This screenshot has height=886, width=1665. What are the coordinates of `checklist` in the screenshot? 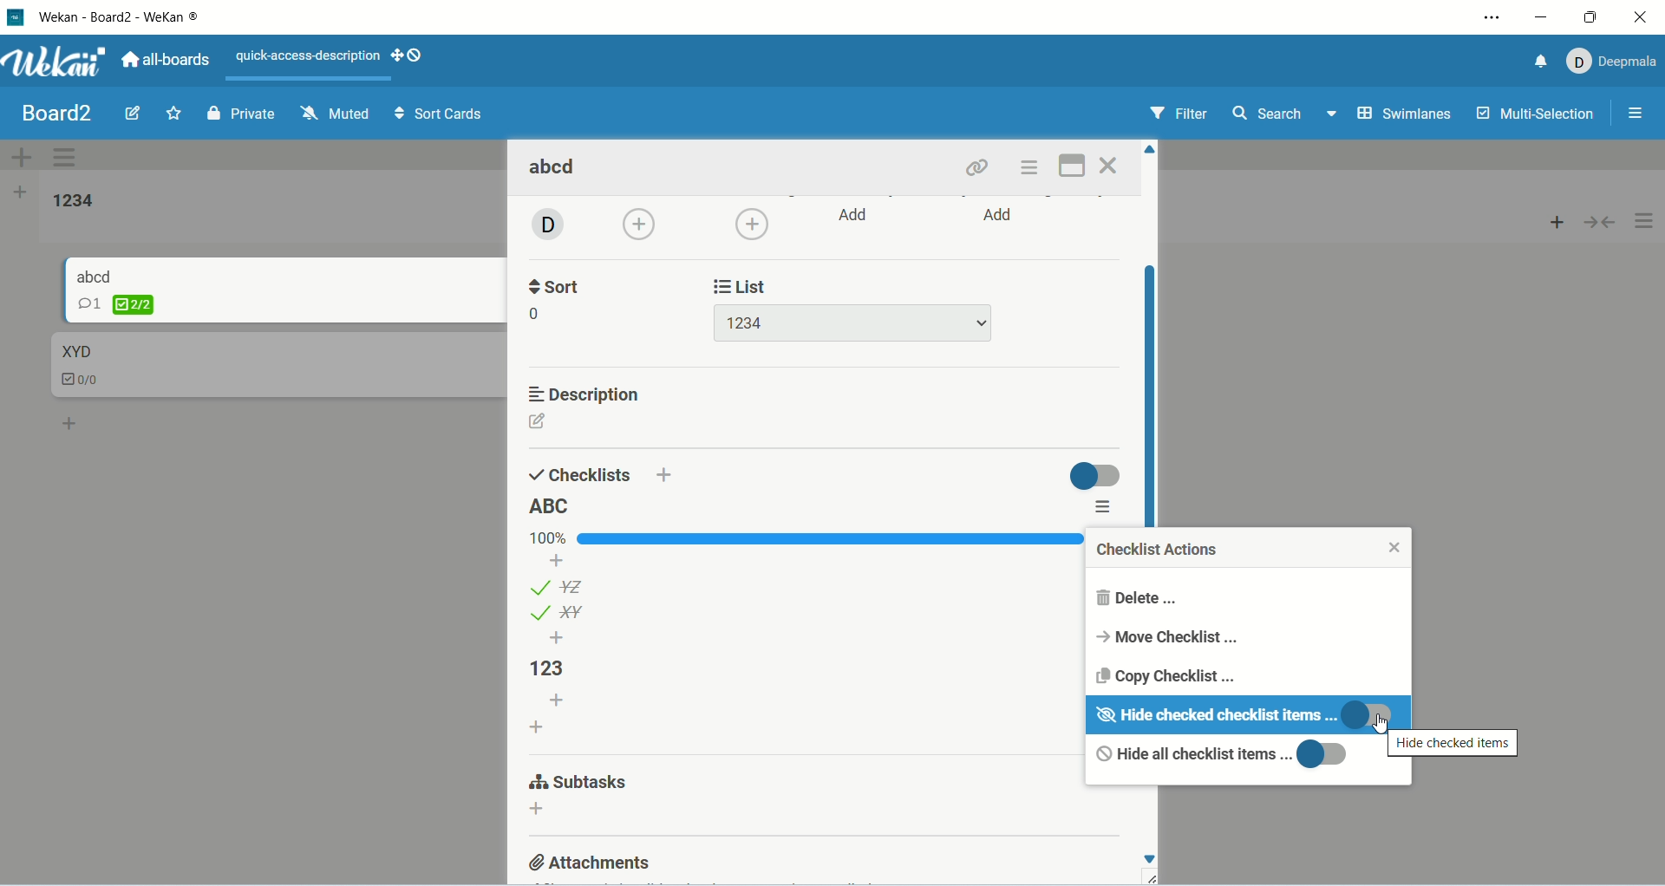 It's located at (115, 304).